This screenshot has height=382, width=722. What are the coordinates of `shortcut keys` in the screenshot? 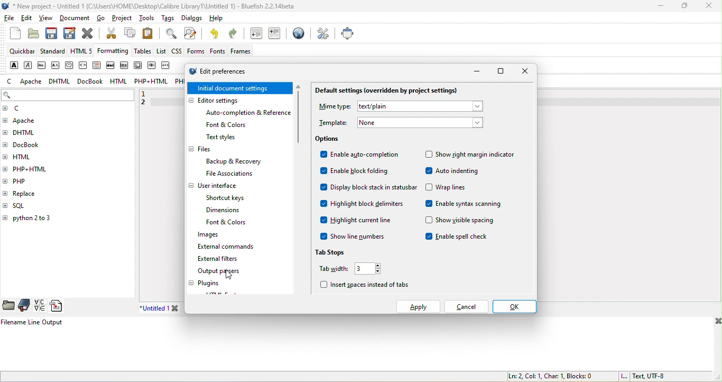 It's located at (229, 198).